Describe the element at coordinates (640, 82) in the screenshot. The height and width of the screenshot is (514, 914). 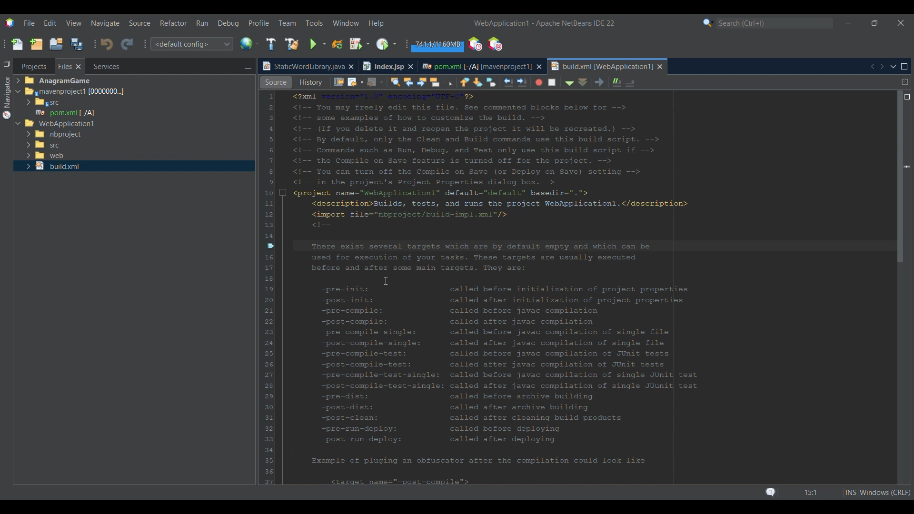
I see `Stop macro recording` at that location.